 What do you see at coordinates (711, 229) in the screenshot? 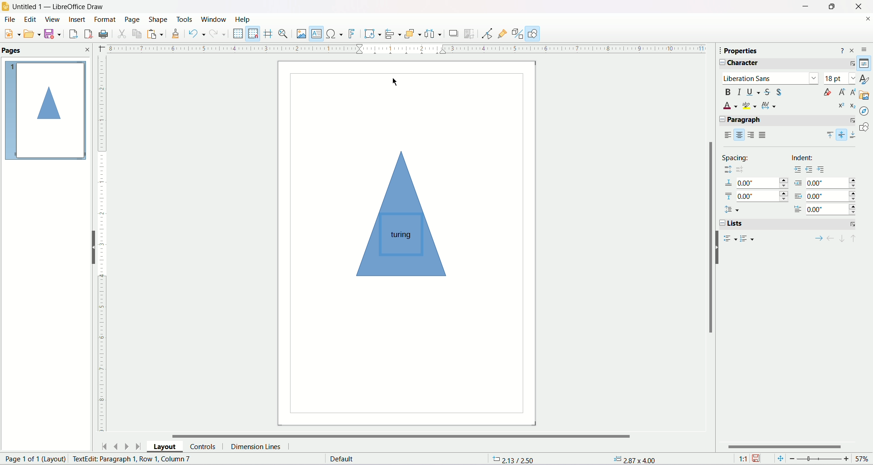
I see `vertical scroll bar` at bounding box center [711, 229].